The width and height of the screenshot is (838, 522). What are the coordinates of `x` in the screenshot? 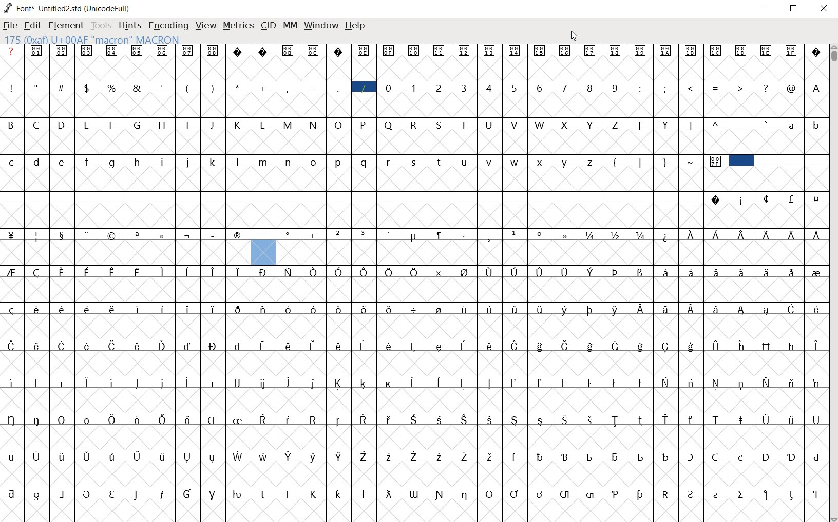 It's located at (541, 161).